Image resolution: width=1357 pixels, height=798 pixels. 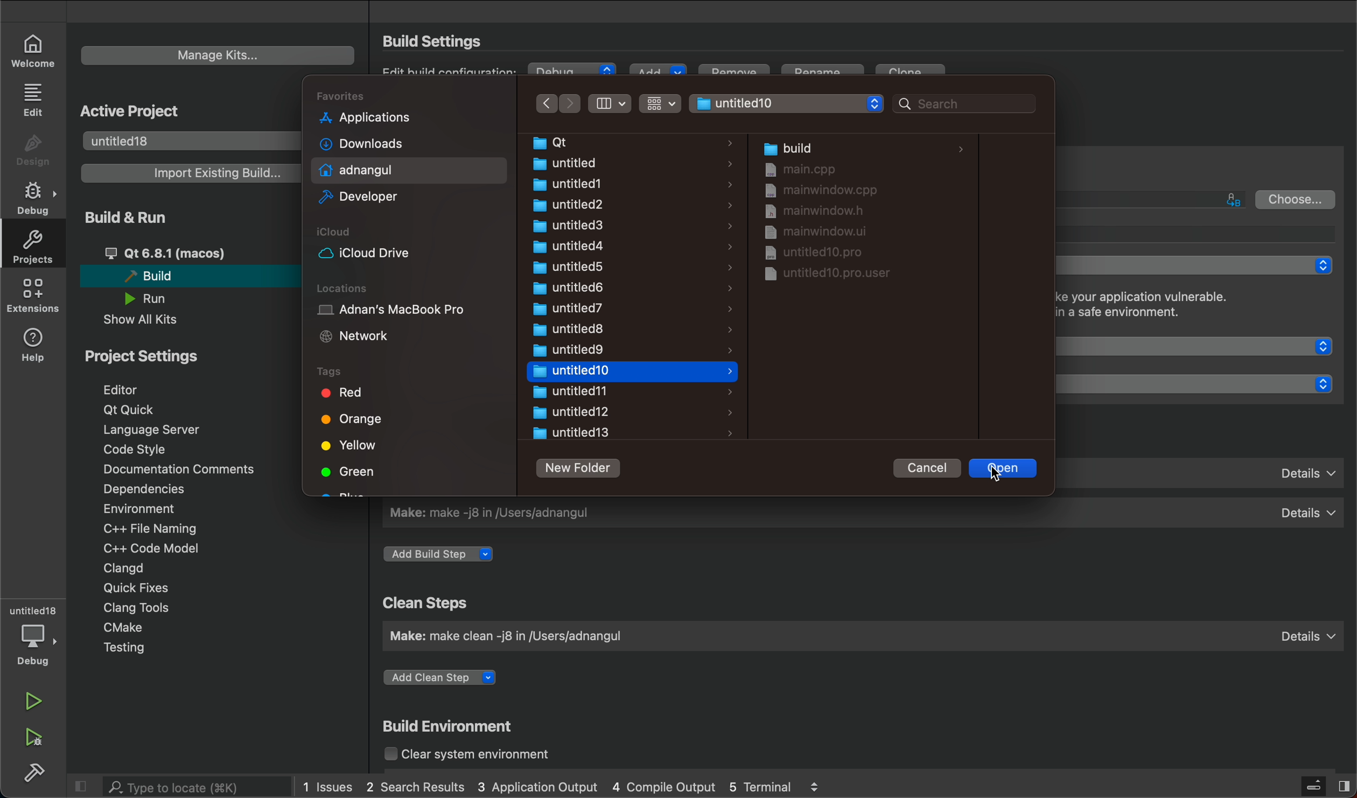 I want to click on clear system environment, so click(x=480, y=756).